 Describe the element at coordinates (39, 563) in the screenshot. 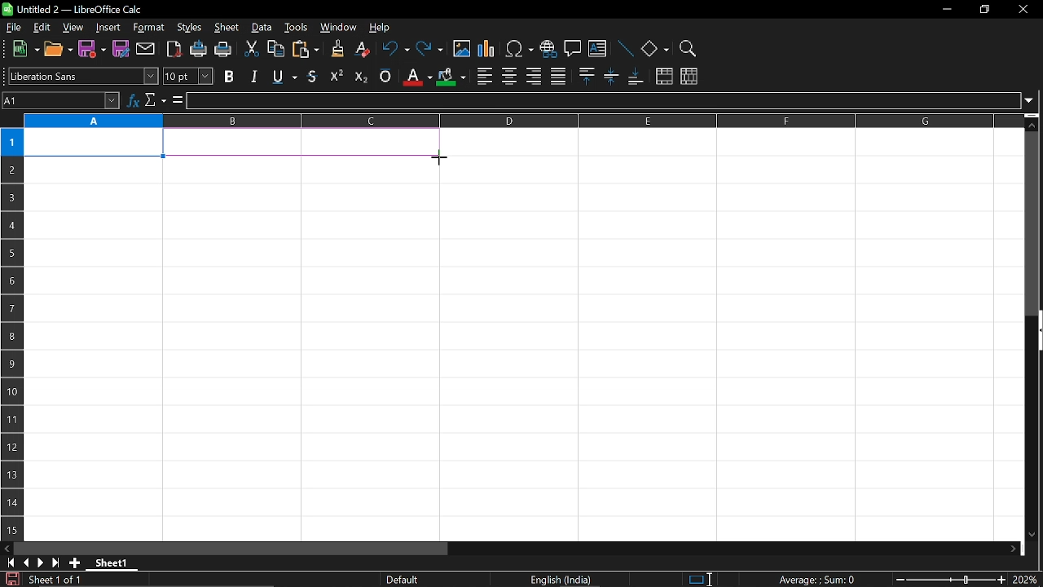

I see `next sheet` at that location.